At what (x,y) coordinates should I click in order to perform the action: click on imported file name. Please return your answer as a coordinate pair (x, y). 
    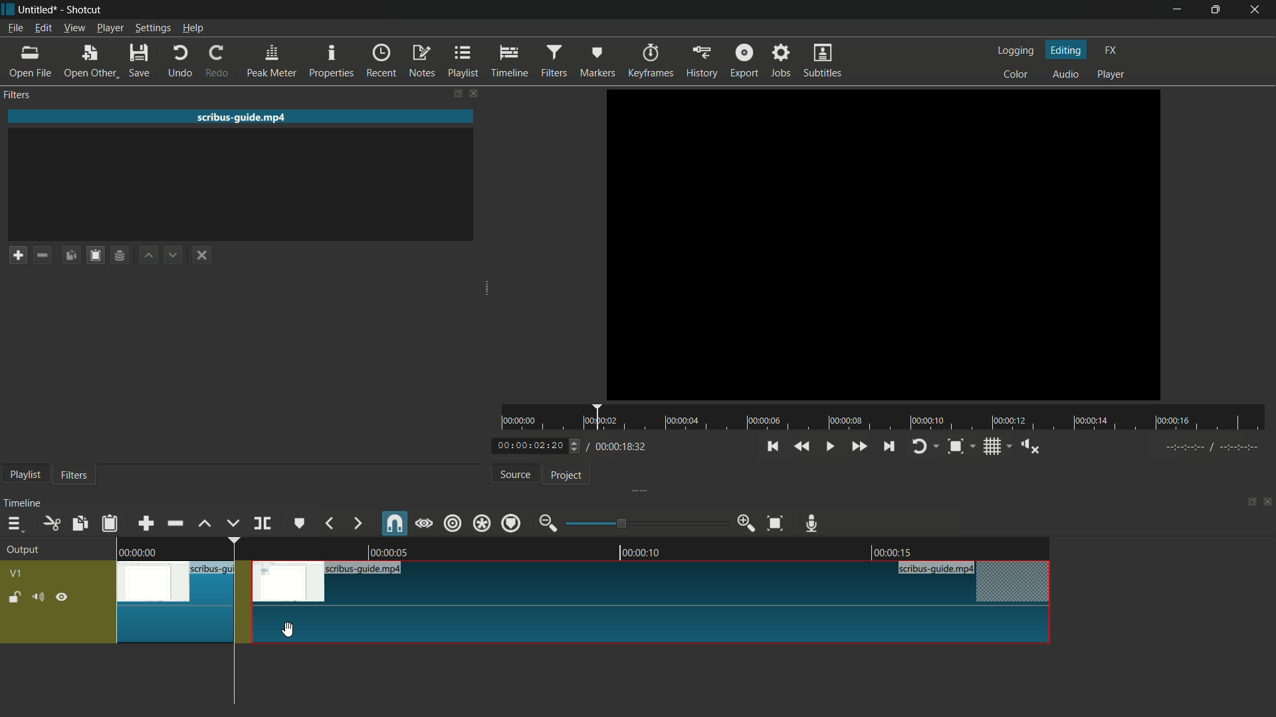
    Looking at the image, I should click on (242, 116).